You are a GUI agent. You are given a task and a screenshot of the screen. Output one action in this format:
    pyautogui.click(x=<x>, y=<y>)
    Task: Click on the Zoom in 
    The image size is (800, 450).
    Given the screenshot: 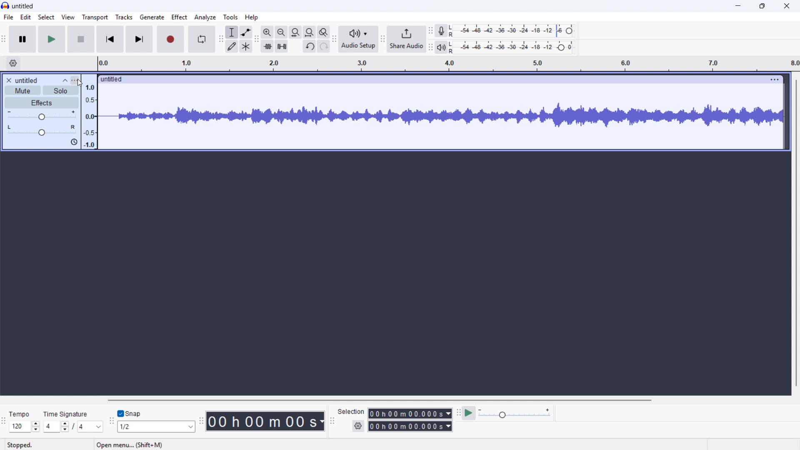 What is the action you would take?
    pyautogui.click(x=267, y=32)
    